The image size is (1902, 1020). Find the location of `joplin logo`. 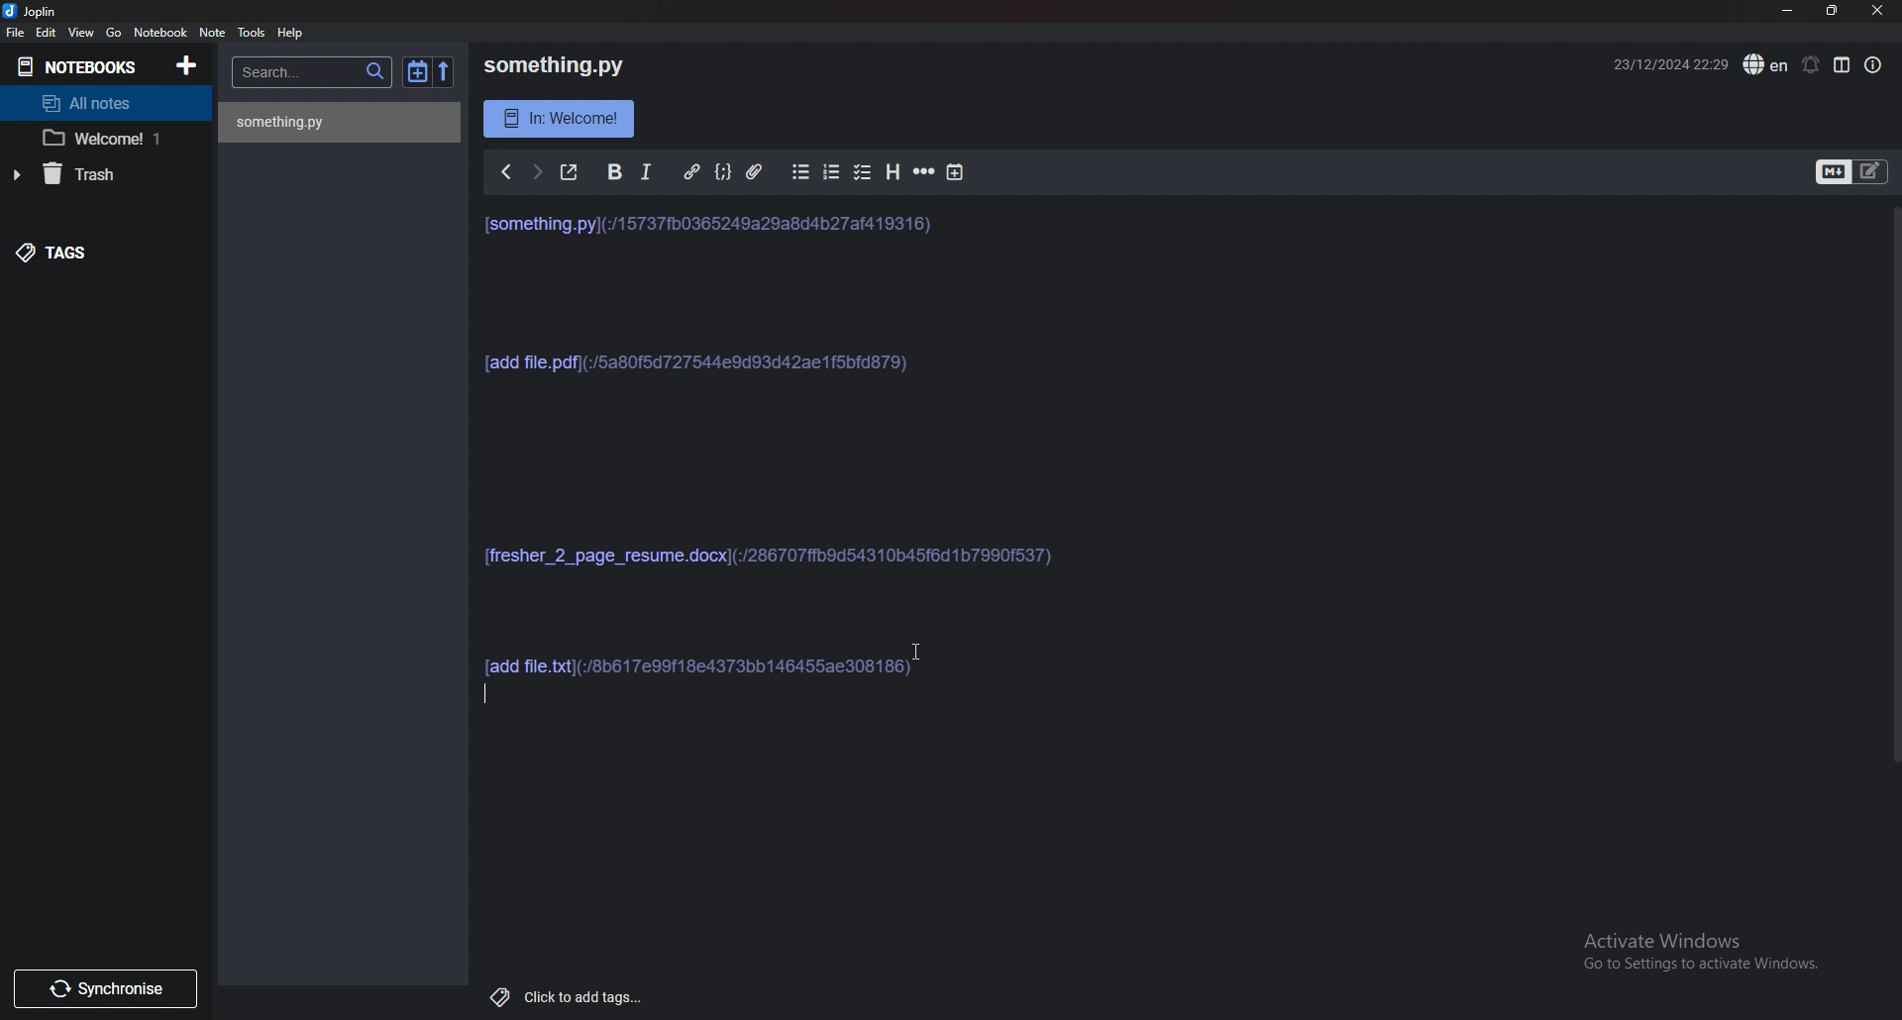

joplin logo is located at coordinates (12, 13).